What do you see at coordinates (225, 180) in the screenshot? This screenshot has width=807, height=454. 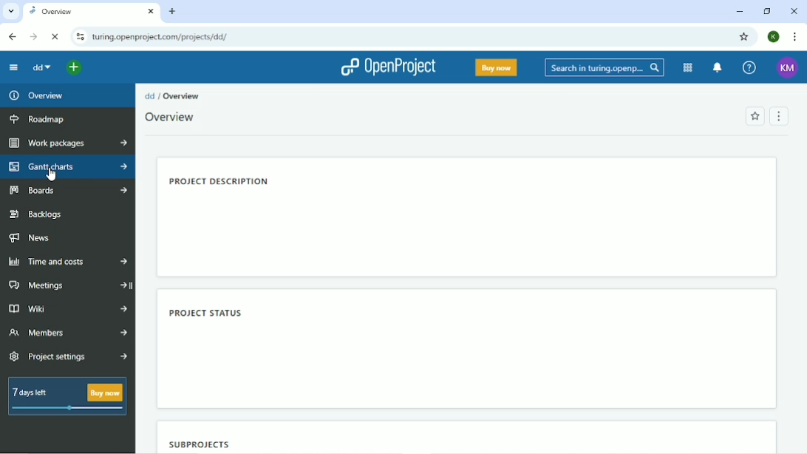 I see `Project description` at bounding box center [225, 180].